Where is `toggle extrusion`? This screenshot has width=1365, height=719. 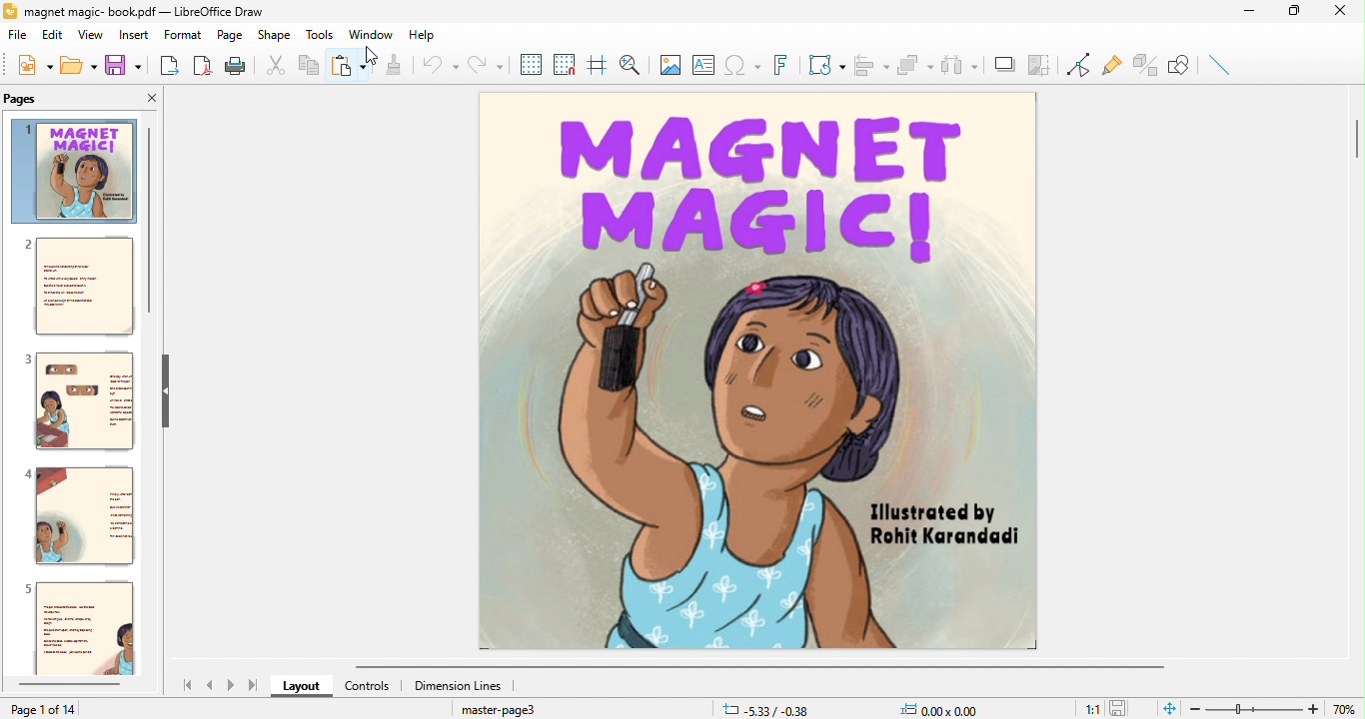
toggle extrusion is located at coordinates (1145, 65).